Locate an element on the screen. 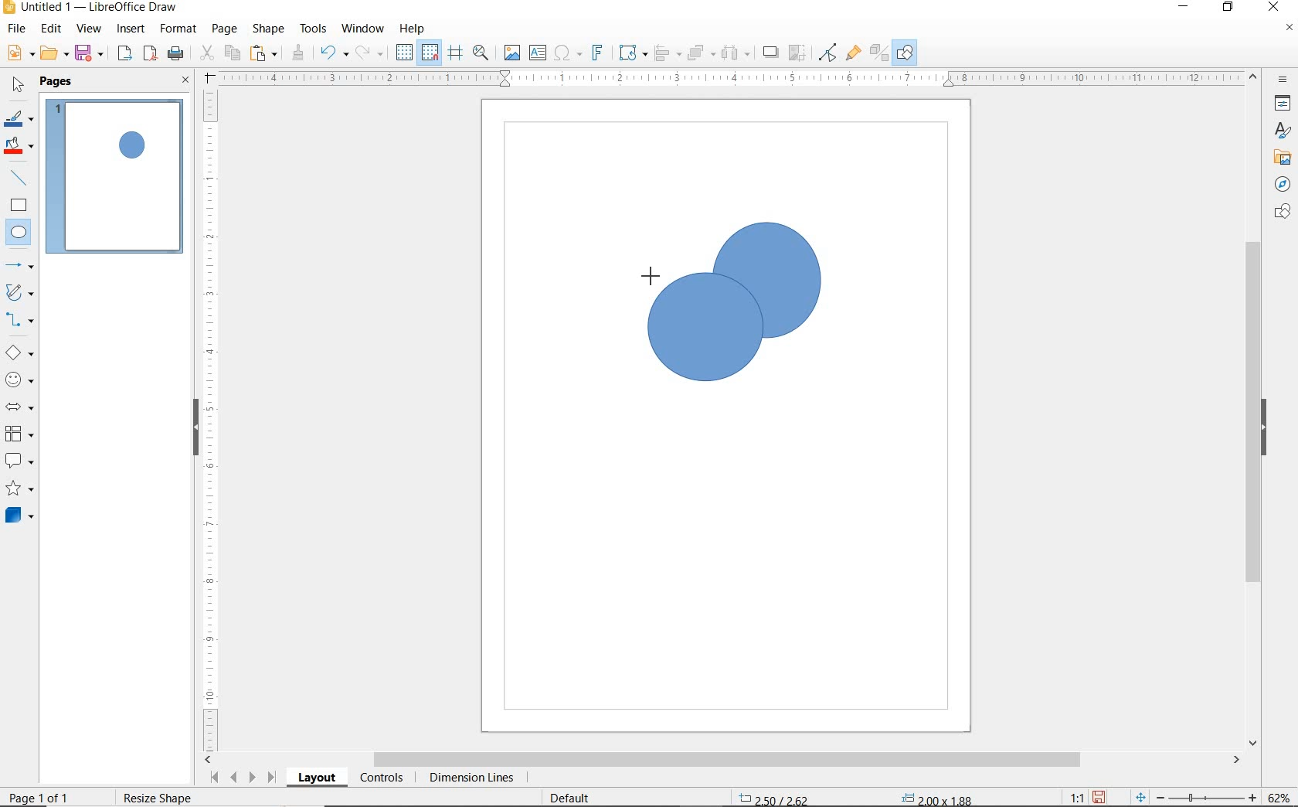 The image size is (1298, 807). LINE COLOR is located at coordinates (19, 118).